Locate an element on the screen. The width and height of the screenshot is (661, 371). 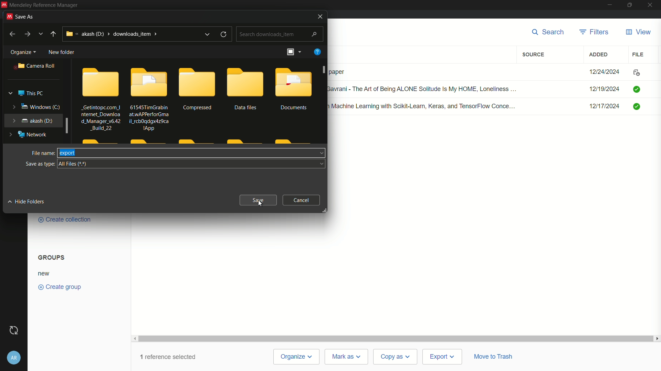
icon is located at coordinates (636, 89).